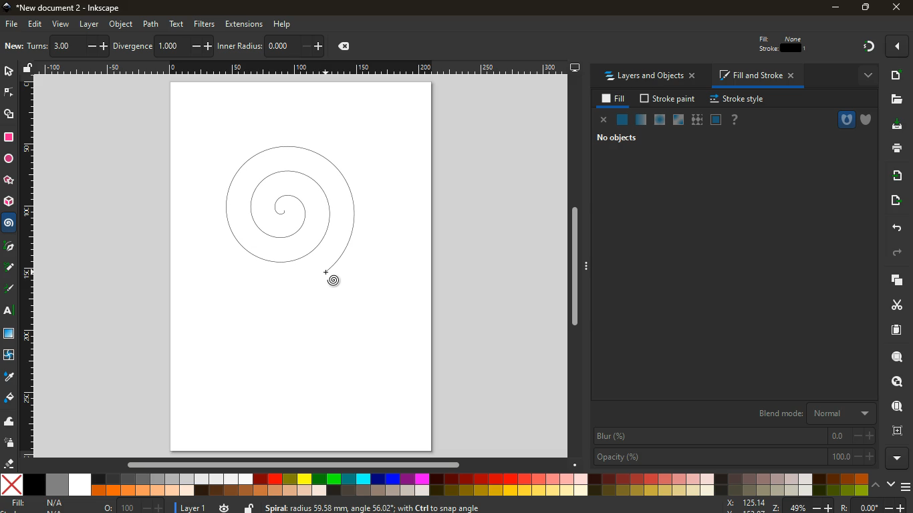  What do you see at coordinates (680, 120) in the screenshot?
I see `glass` at bounding box center [680, 120].